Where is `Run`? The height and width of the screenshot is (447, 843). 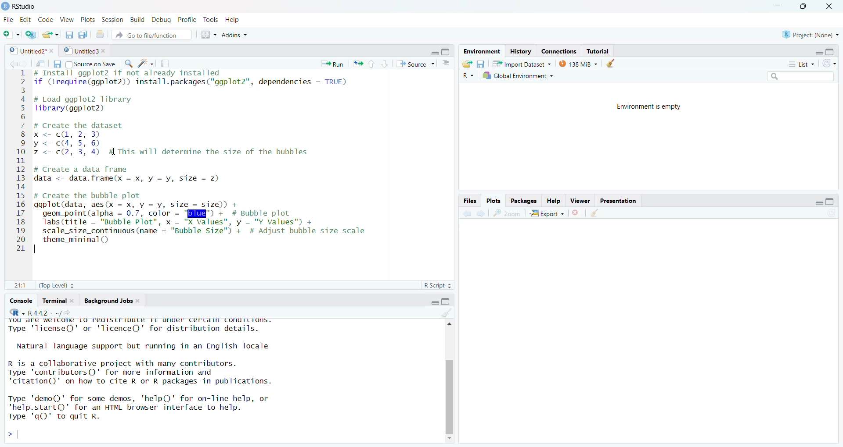 Run is located at coordinates (328, 63).